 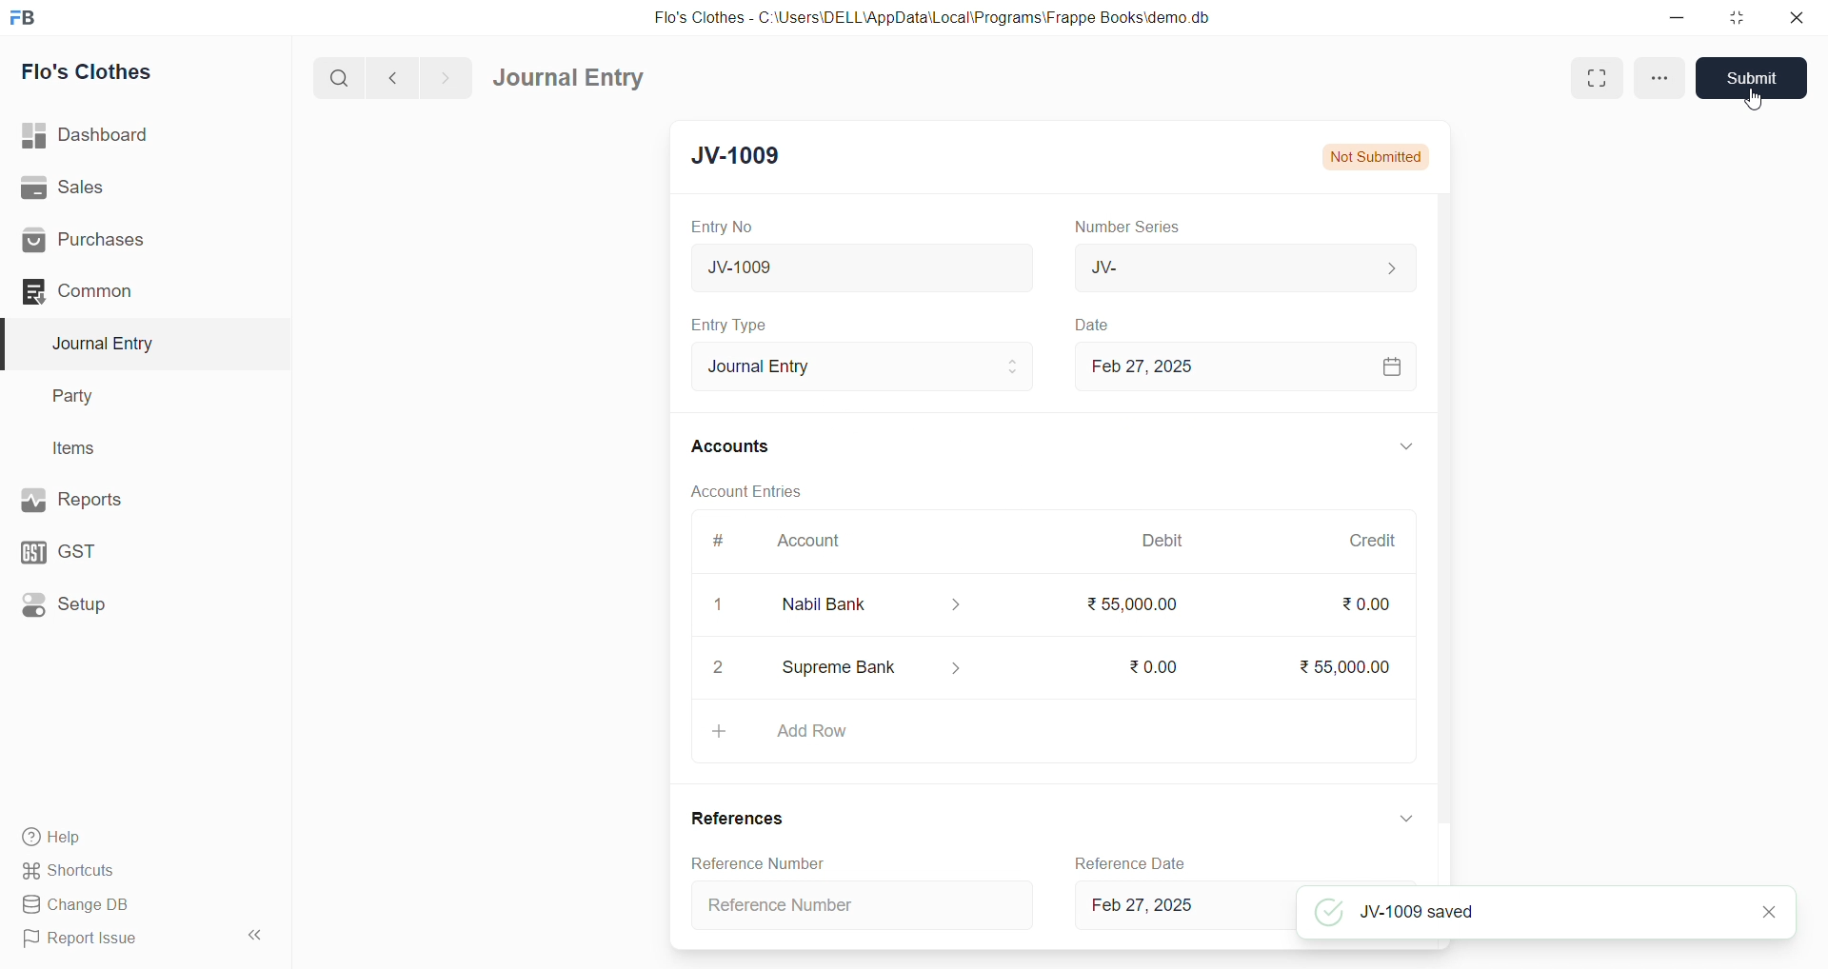 I want to click on Shortcuts, so click(x=115, y=872).